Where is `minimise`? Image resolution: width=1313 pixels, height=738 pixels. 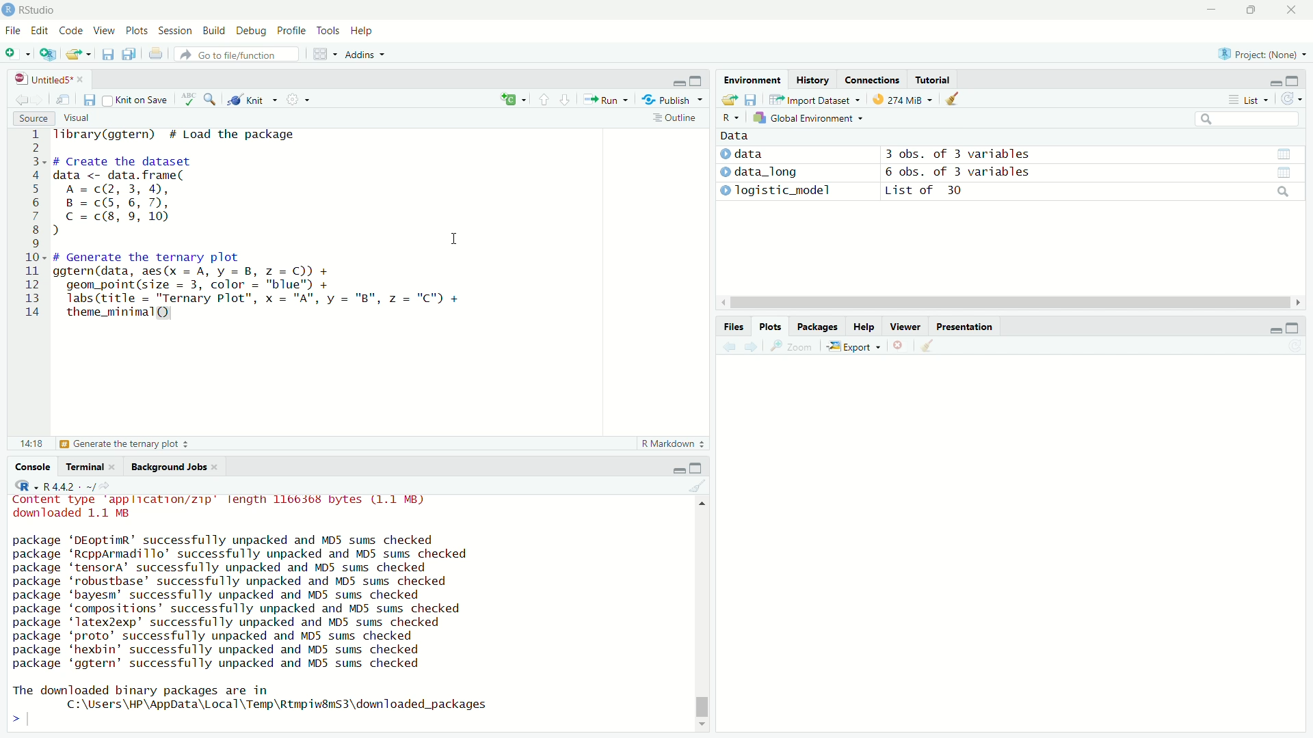
minimise is located at coordinates (1271, 329).